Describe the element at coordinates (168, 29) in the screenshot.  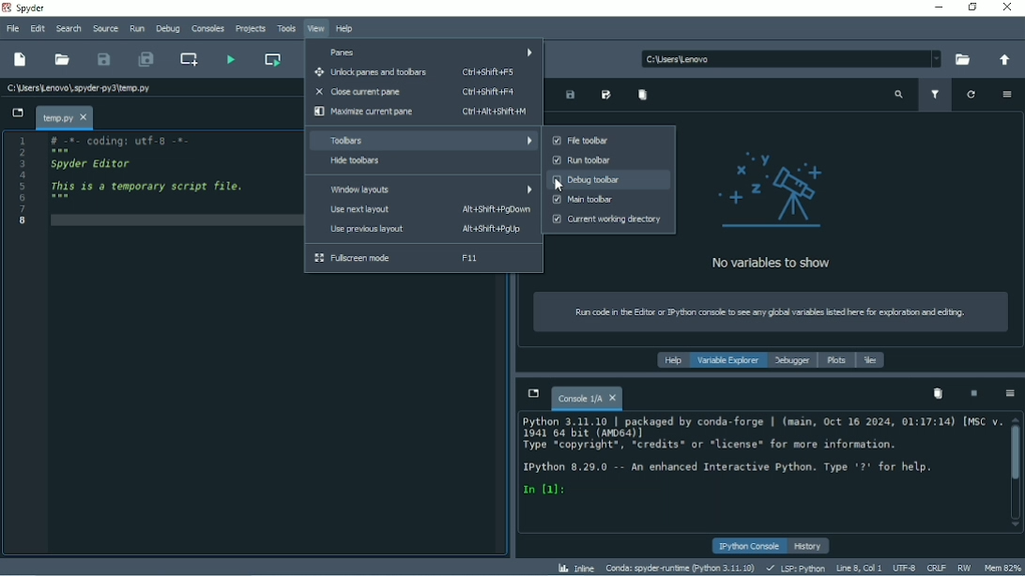
I see `Debug` at that location.